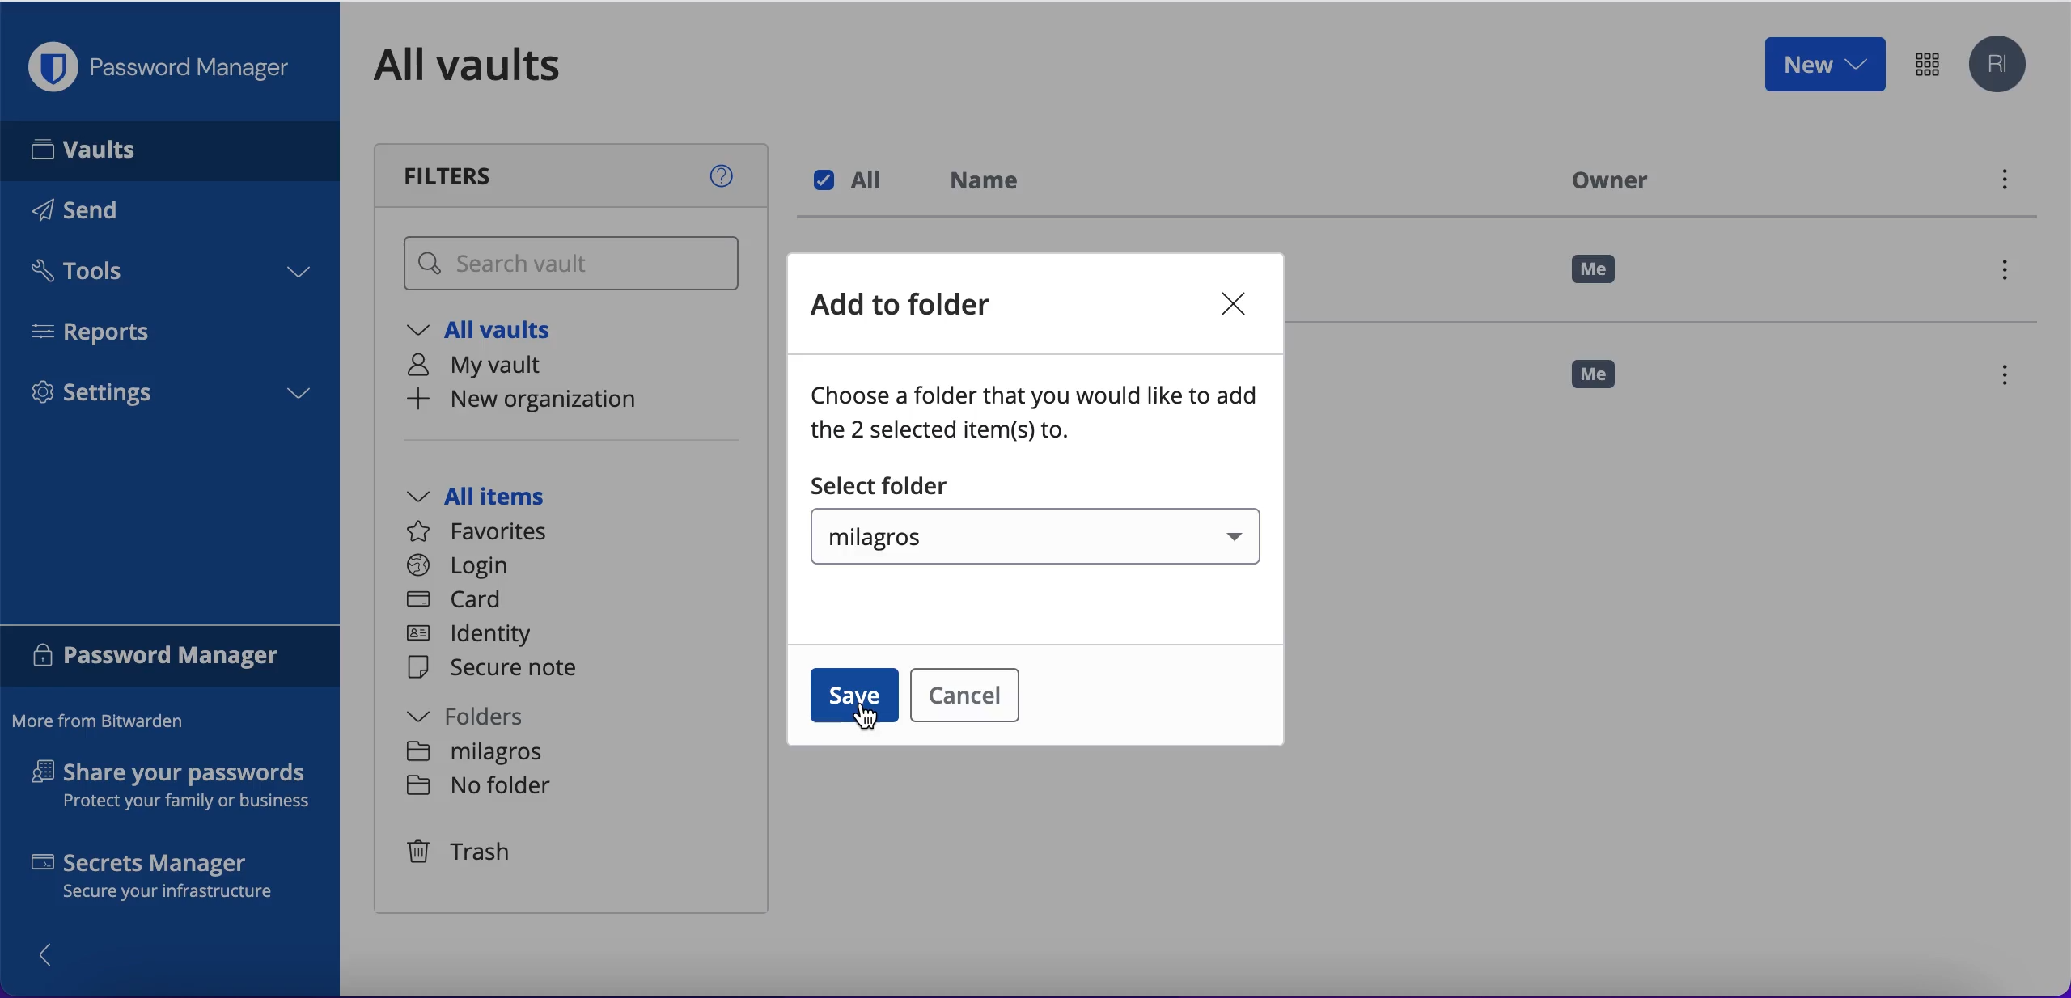  What do you see at coordinates (479, 752) in the screenshot?
I see `no folder` at bounding box center [479, 752].